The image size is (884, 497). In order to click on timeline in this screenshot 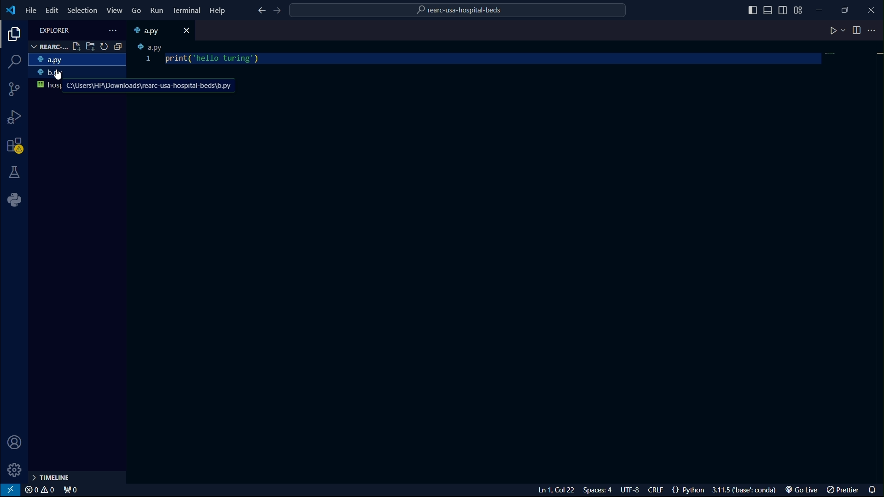, I will do `click(51, 478)`.